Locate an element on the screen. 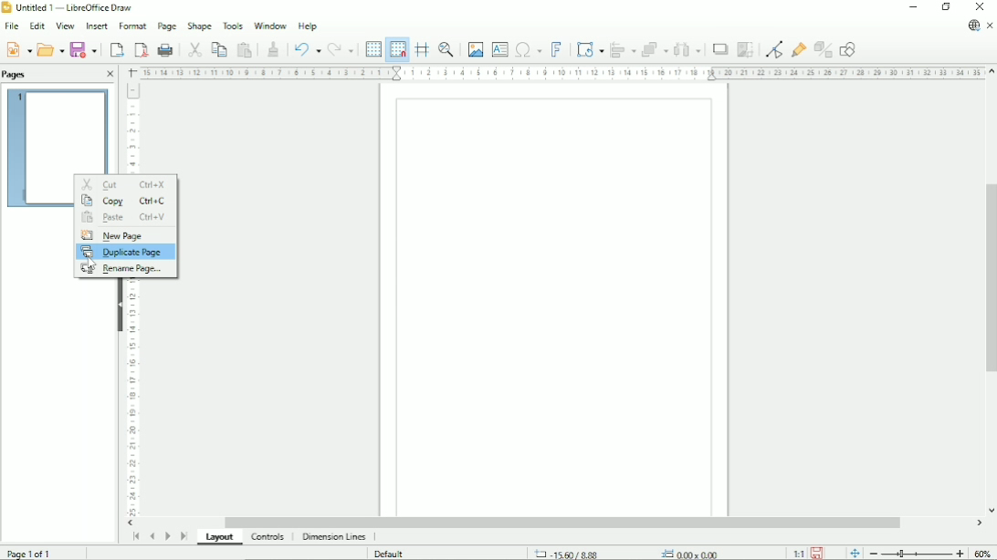  Insert fontwork text is located at coordinates (557, 48).